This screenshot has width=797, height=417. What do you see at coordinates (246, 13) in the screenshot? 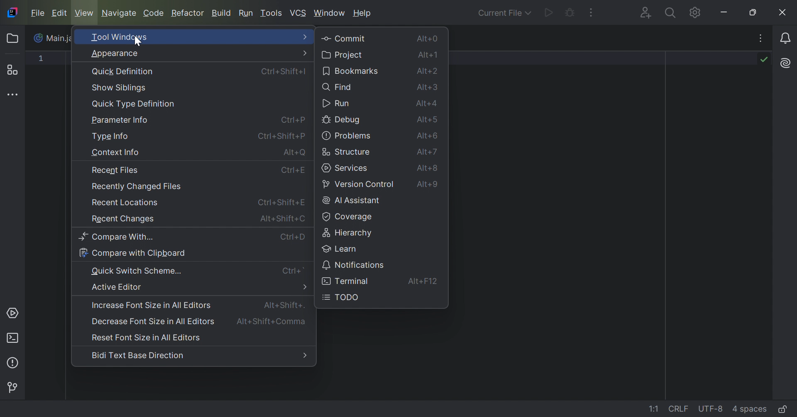
I see `Run` at bounding box center [246, 13].